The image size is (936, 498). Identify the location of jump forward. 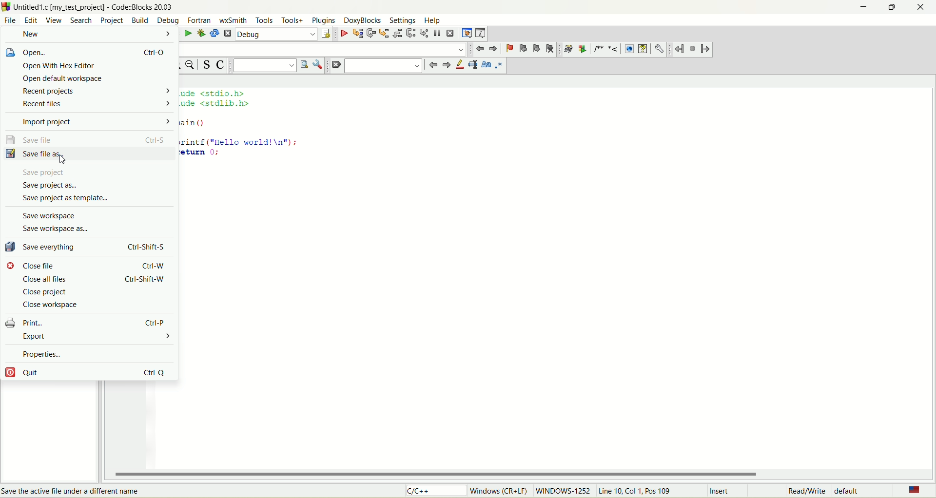
(705, 50).